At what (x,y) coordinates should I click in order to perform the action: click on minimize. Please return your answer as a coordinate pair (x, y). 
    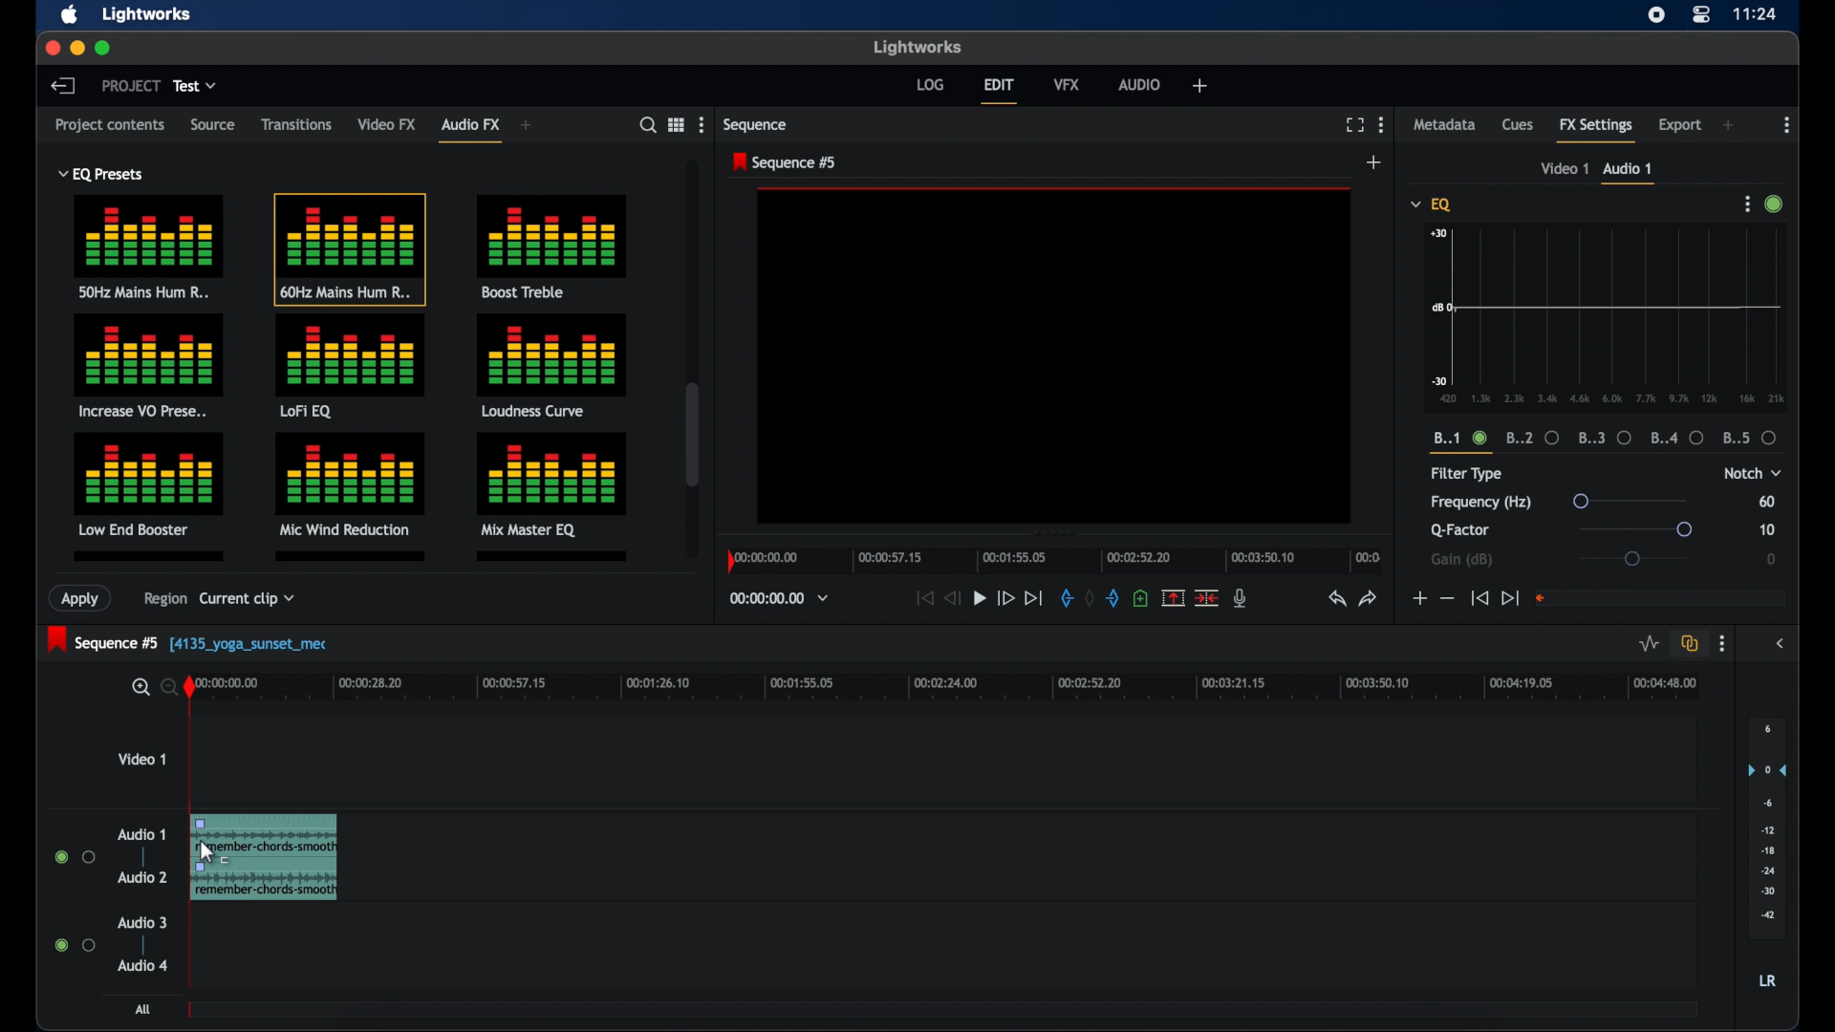
    Looking at the image, I should click on (76, 49).